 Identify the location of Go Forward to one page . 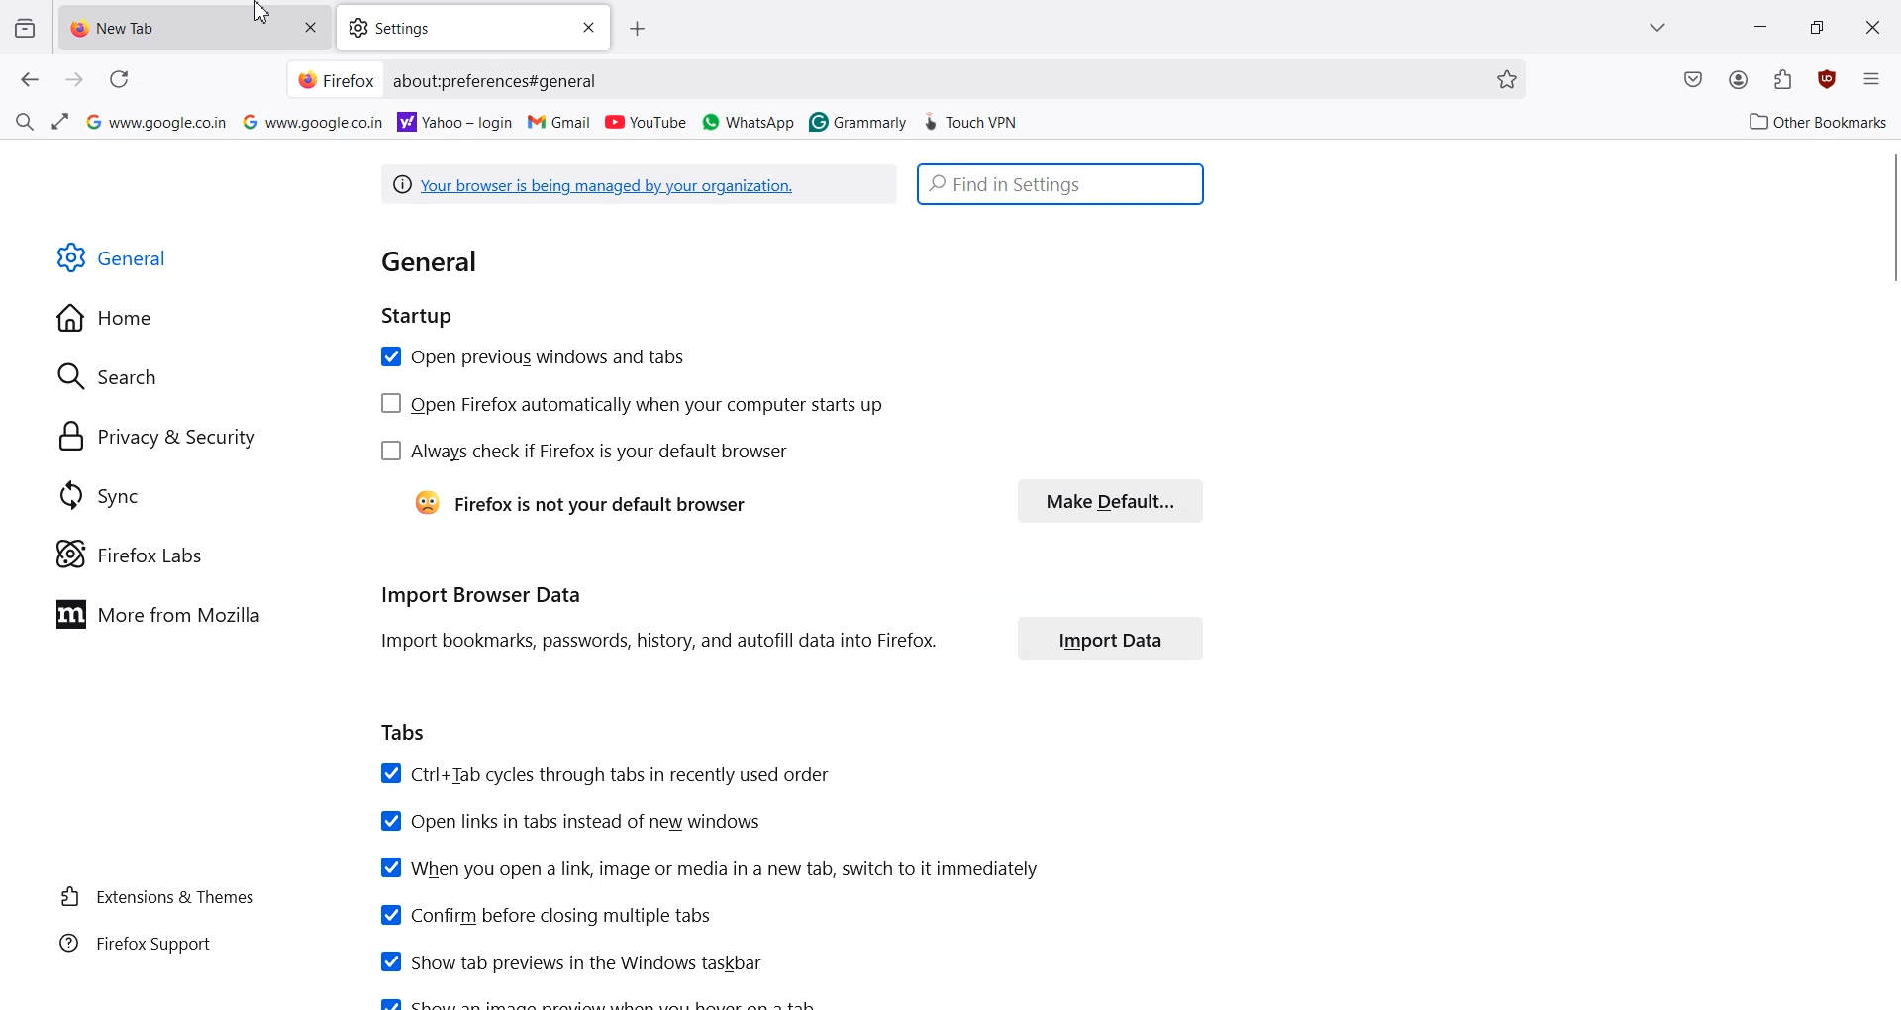
(75, 80).